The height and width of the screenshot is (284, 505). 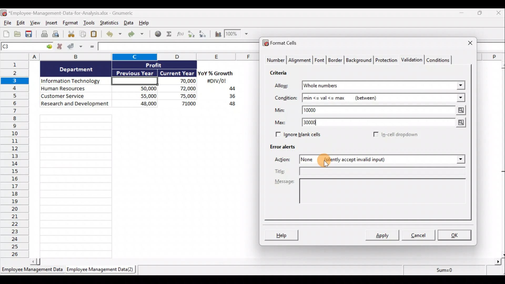 I want to click on #DIV/0!, so click(x=216, y=81).